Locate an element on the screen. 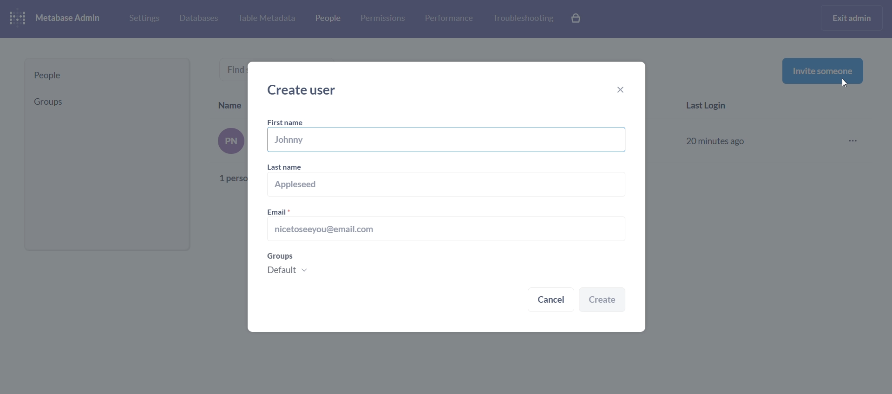  explore paid features is located at coordinates (577, 19).